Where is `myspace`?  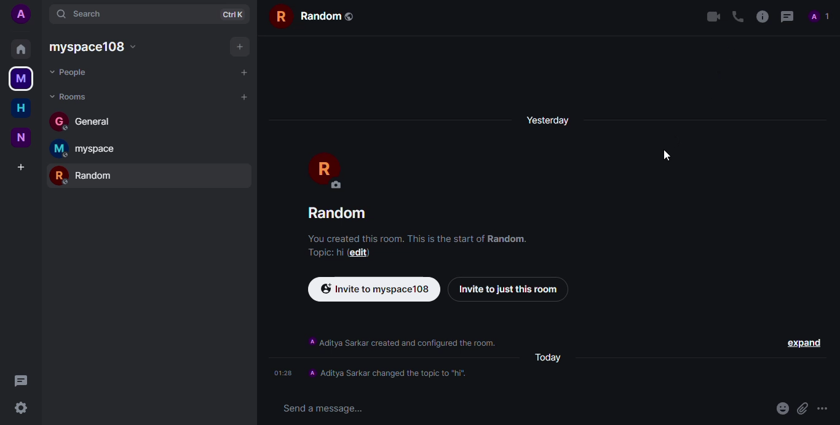
myspace is located at coordinates (20, 79).